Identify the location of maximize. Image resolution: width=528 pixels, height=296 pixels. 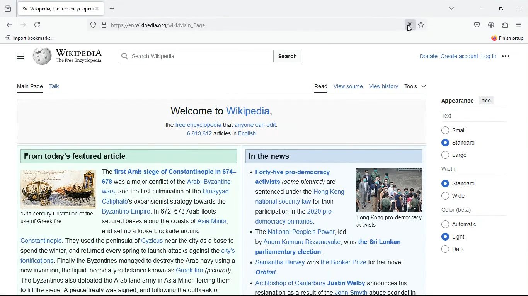
(501, 8).